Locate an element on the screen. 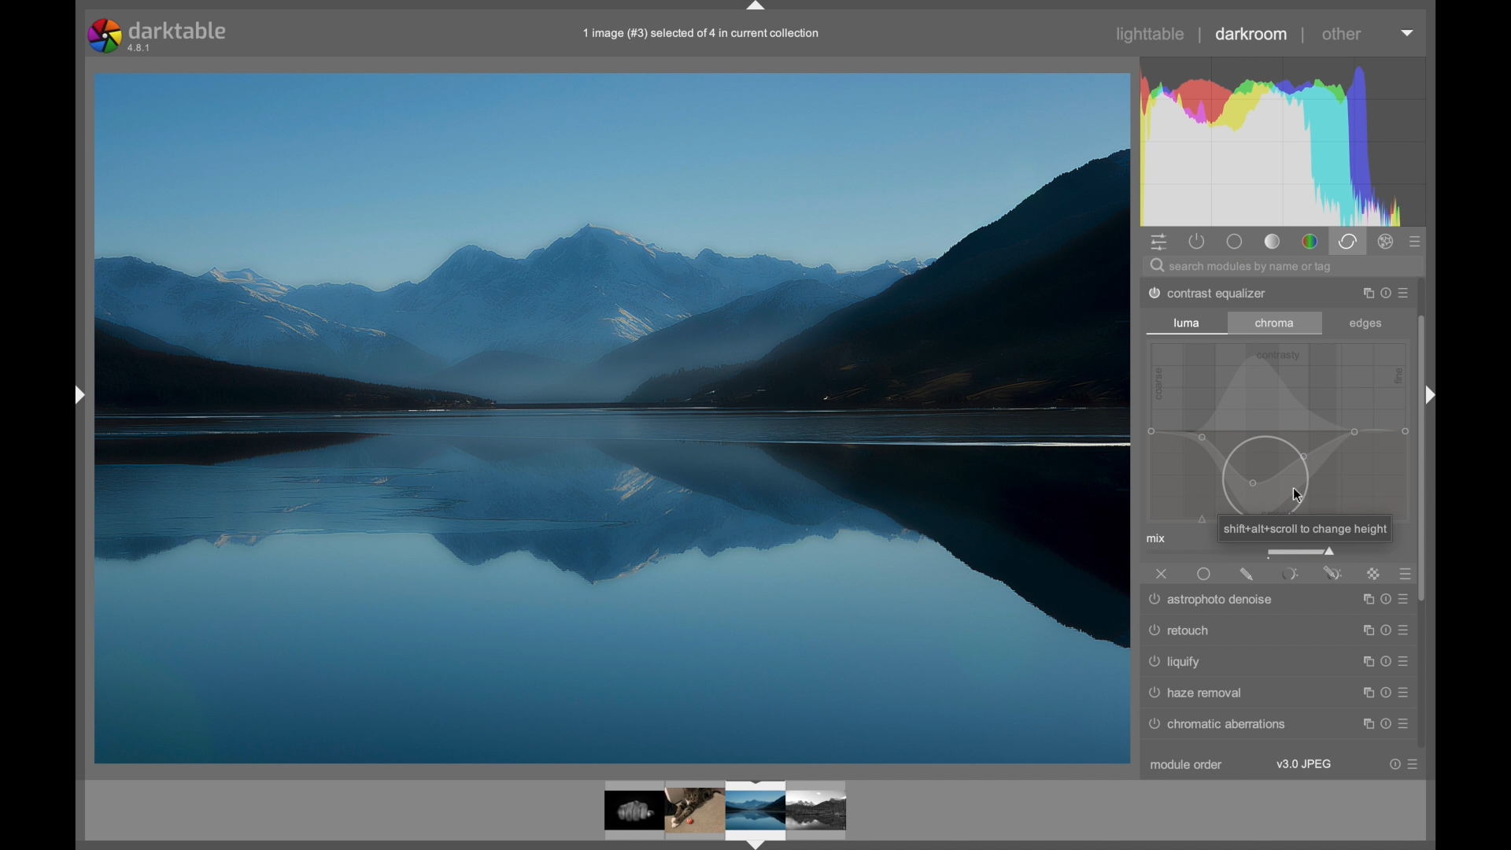  color is located at coordinates (1310, 241).